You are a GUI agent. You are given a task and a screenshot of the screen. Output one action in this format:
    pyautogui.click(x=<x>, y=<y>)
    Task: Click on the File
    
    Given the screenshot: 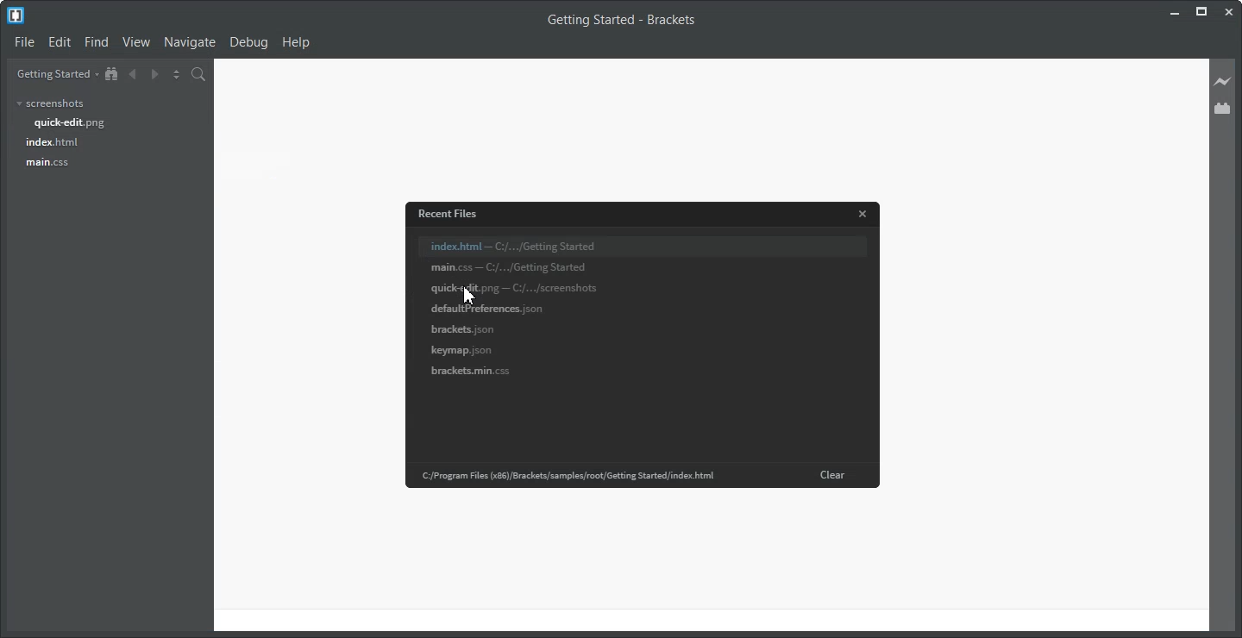 What is the action you would take?
    pyautogui.click(x=25, y=43)
    